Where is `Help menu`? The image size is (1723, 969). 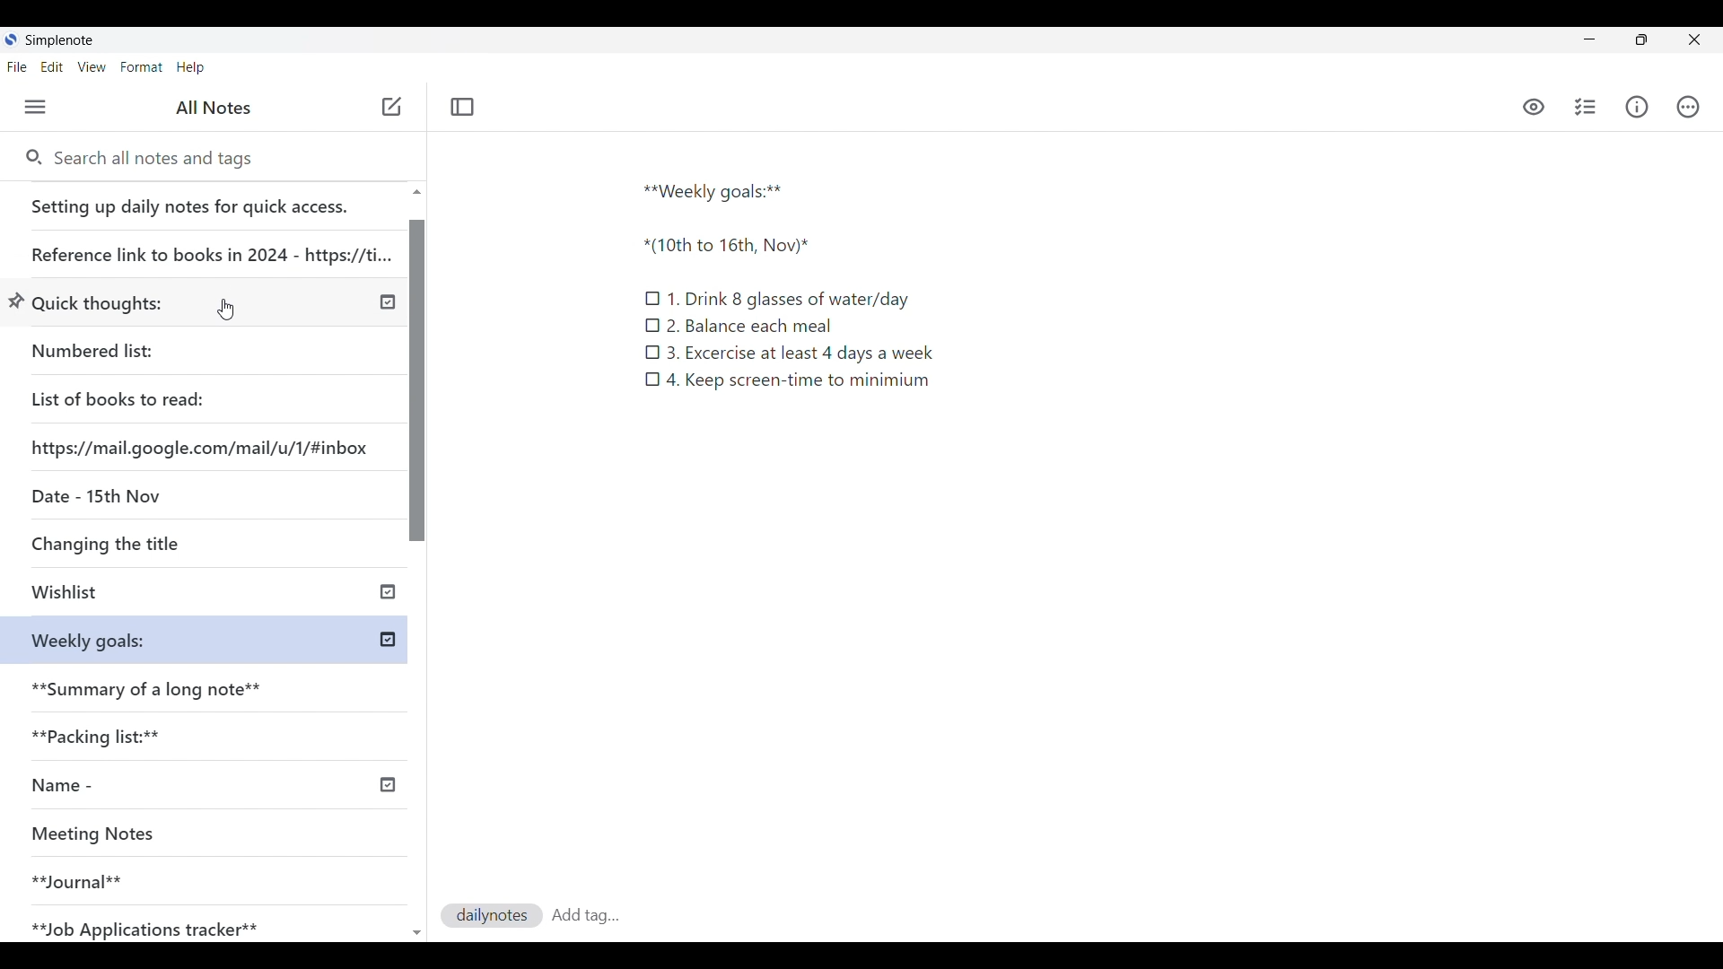 Help menu is located at coordinates (190, 67).